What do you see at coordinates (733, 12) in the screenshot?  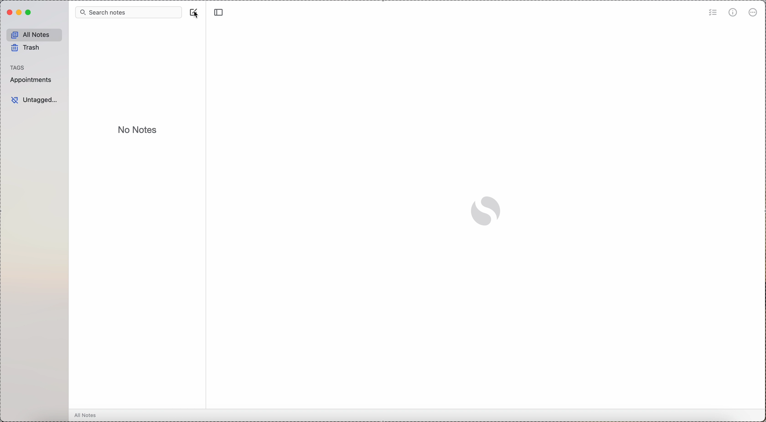 I see `metrics` at bounding box center [733, 12].